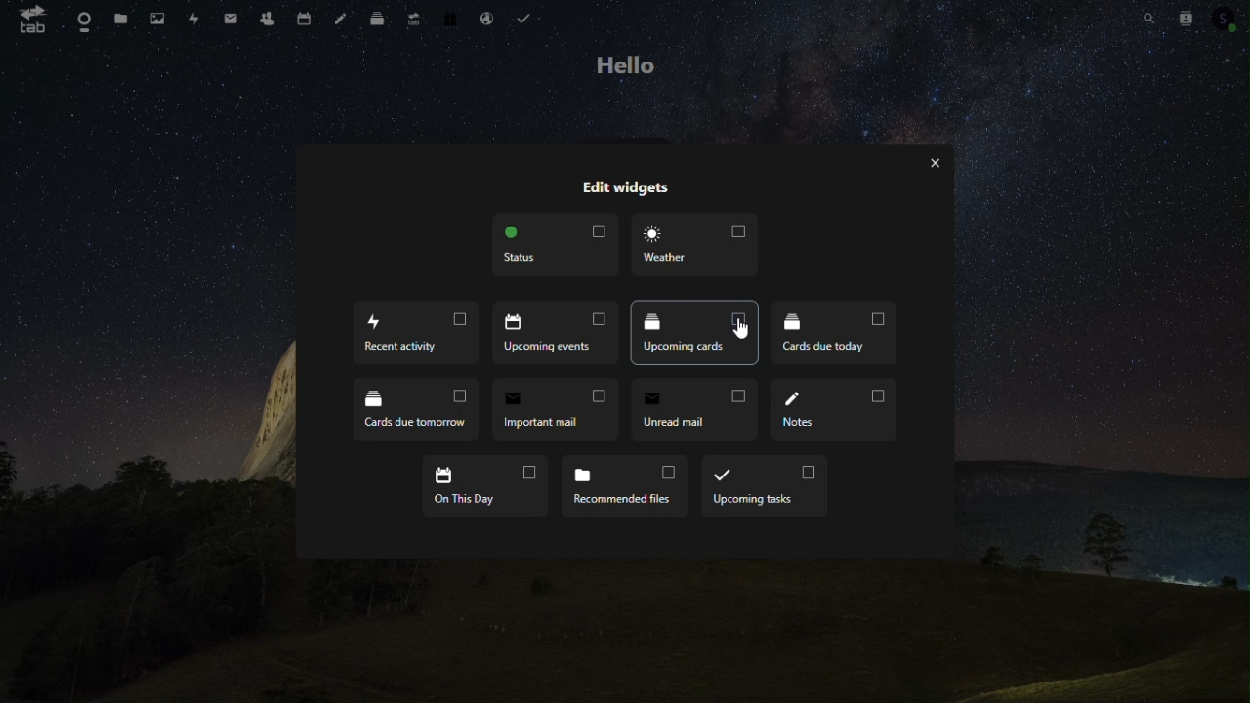 The width and height of the screenshot is (1250, 703). What do you see at coordinates (120, 18) in the screenshot?
I see `Files` at bounding box center [120, 18].